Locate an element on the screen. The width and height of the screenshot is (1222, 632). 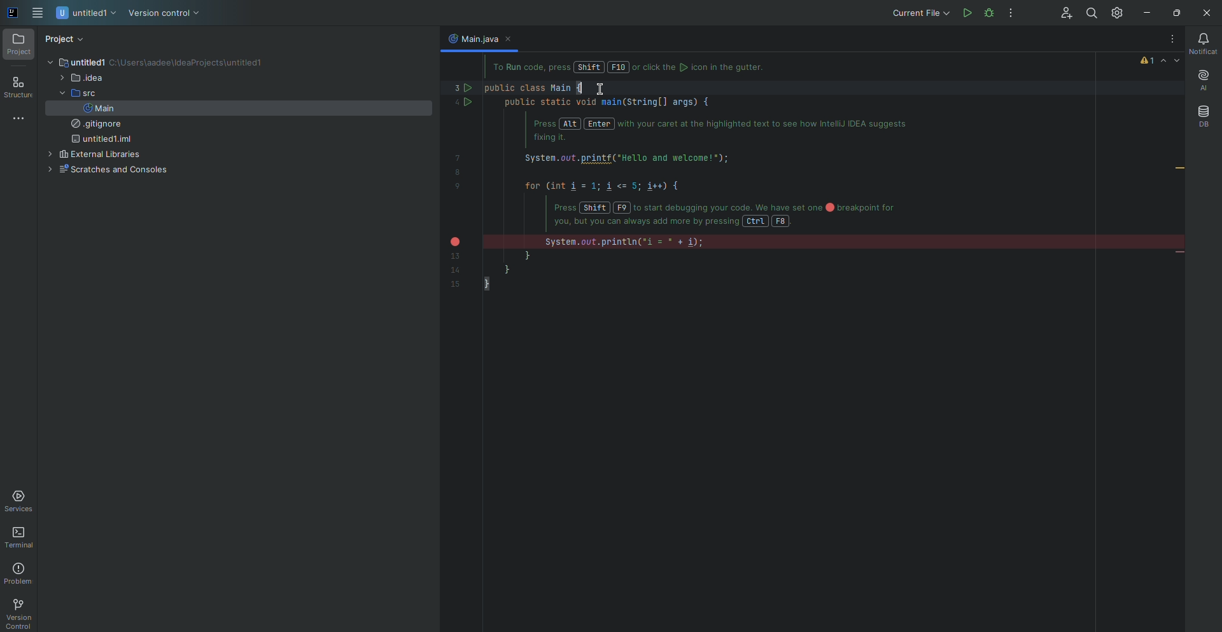
line number and icons is located at coordinates (461, 183).